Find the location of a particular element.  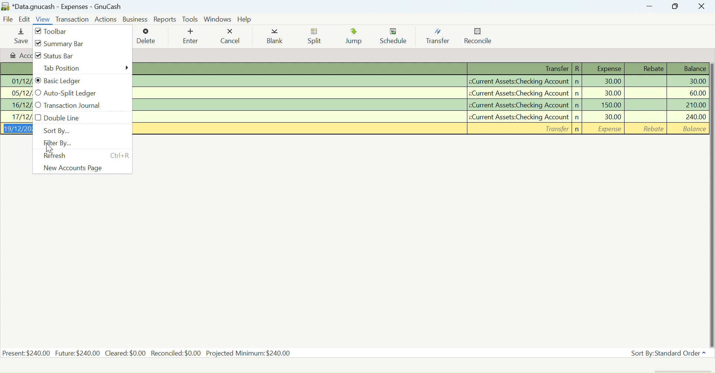

Transaction Journal is located at coordinates (77, 106).